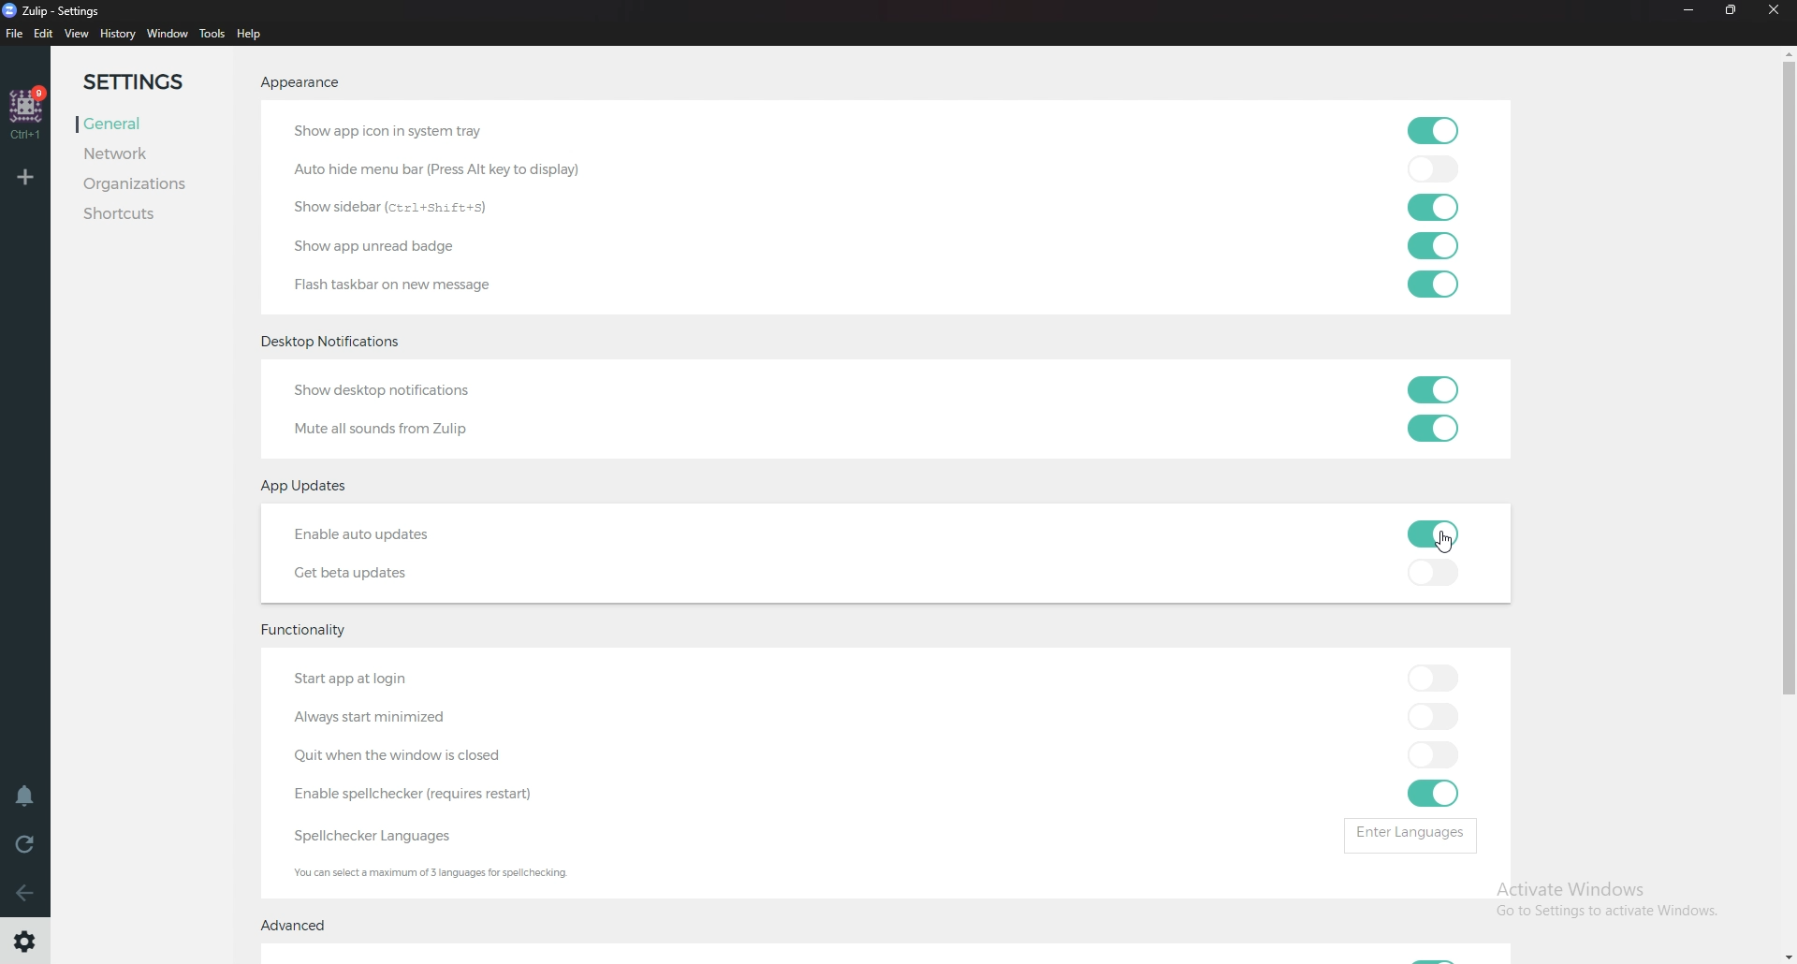 The width and height of the screenshot is (1797, 964). What do you see at coordinates (23, 943) in the screenshot?
I see `Settings` at bounding box center [23, 943].